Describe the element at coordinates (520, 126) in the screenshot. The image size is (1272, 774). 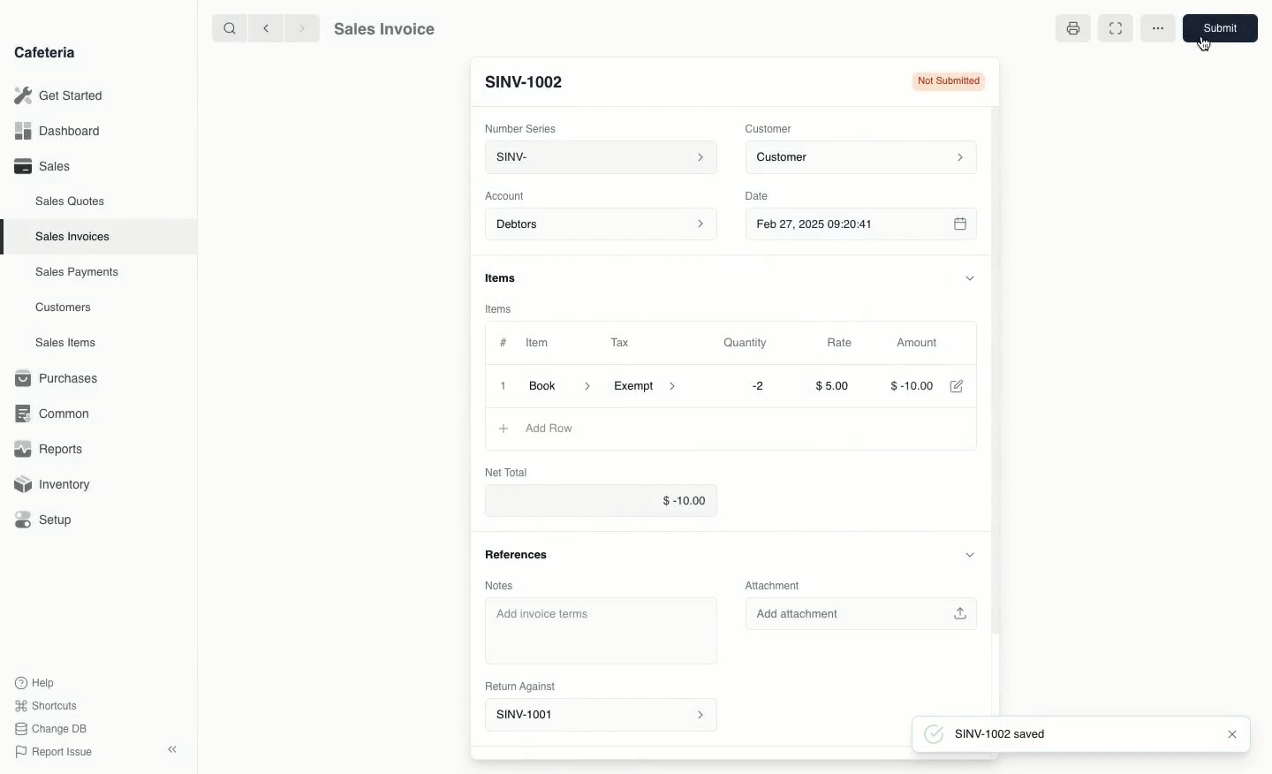
I see `‘Number Series` at that location.